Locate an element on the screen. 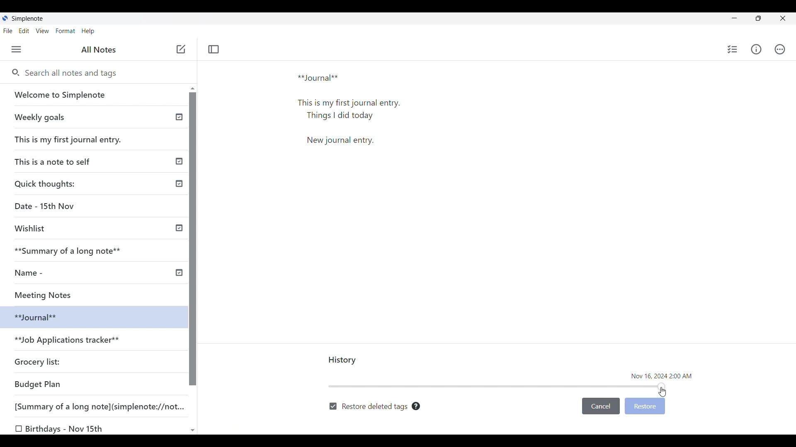 The height and width of the screenshot is (447, 796). Restore version shown by current header position is located at coordinates (645, 406).